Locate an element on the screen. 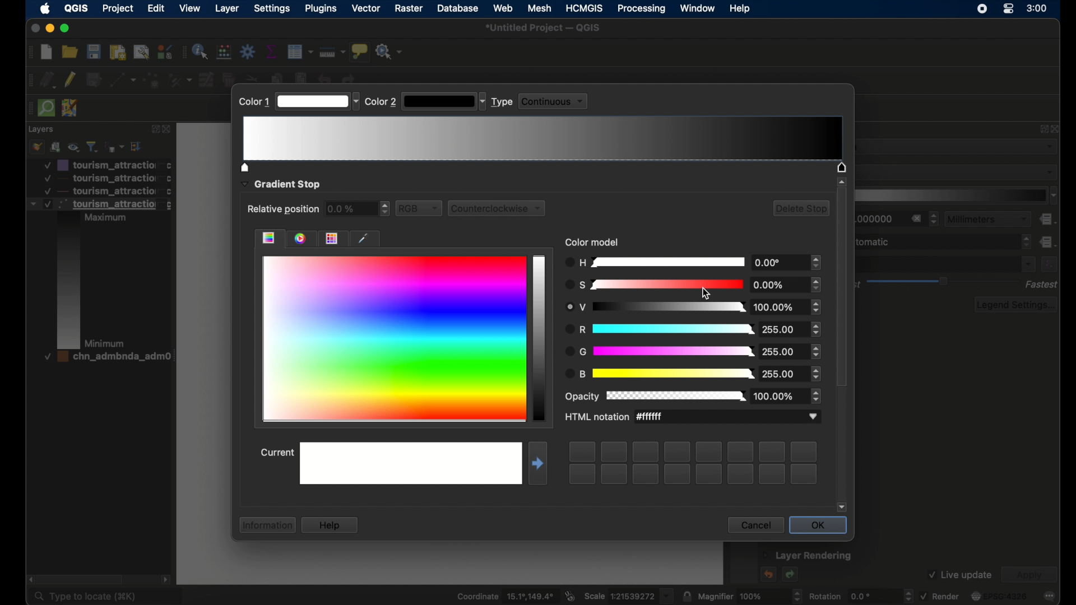 This screenshot has width=1076, height=605. maximum value dropdown is located at coordinates (943, 243).